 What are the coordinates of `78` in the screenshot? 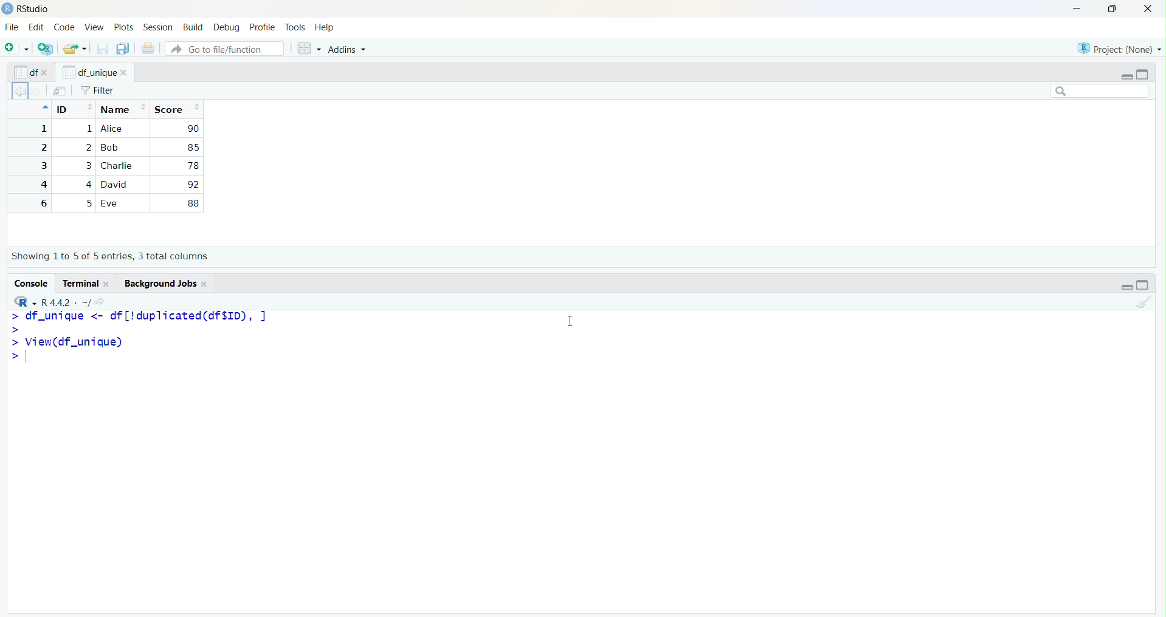 It's located at (192, 240).